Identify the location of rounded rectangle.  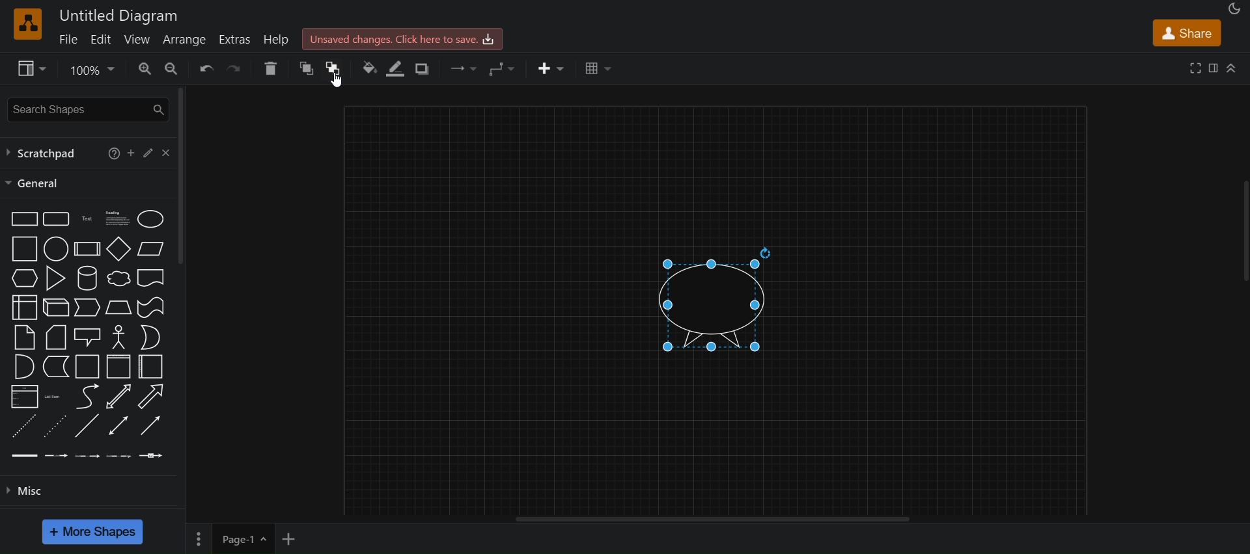
(55, 218).